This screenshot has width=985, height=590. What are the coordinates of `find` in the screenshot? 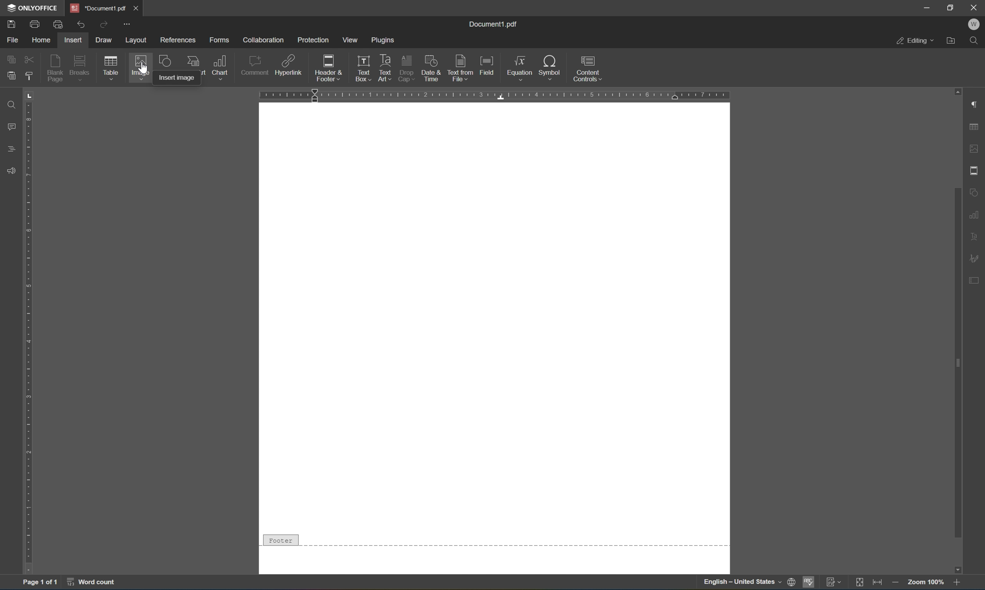 It's located at (976, 42).